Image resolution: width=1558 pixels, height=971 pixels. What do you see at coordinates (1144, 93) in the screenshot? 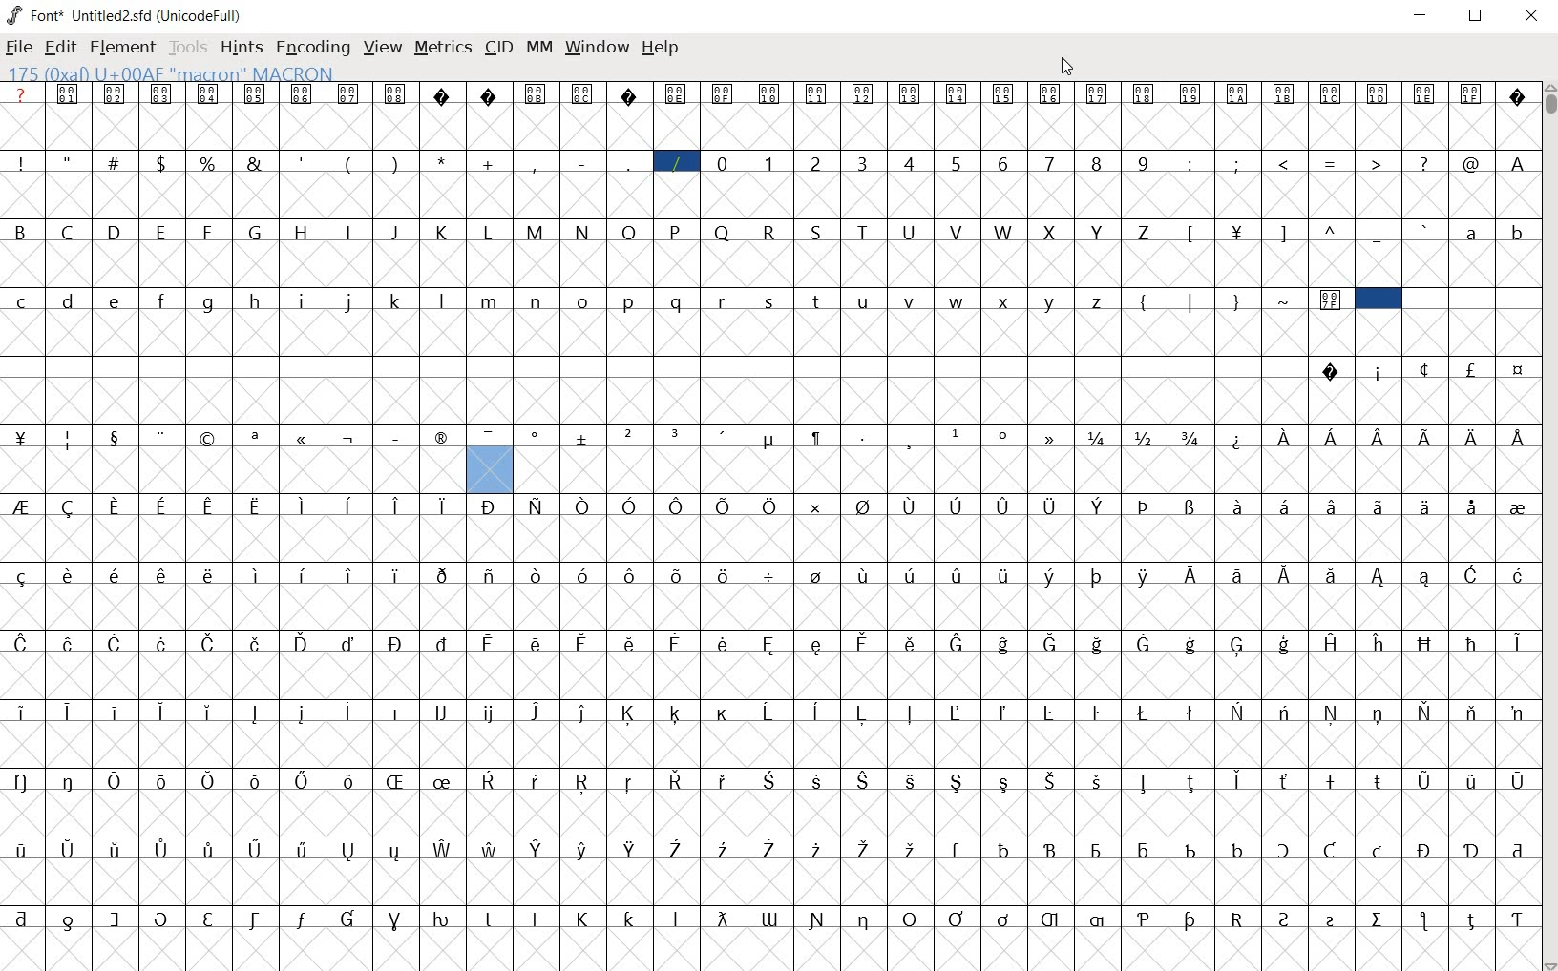
I see `Symbol` at bounding box center [1144, 93].